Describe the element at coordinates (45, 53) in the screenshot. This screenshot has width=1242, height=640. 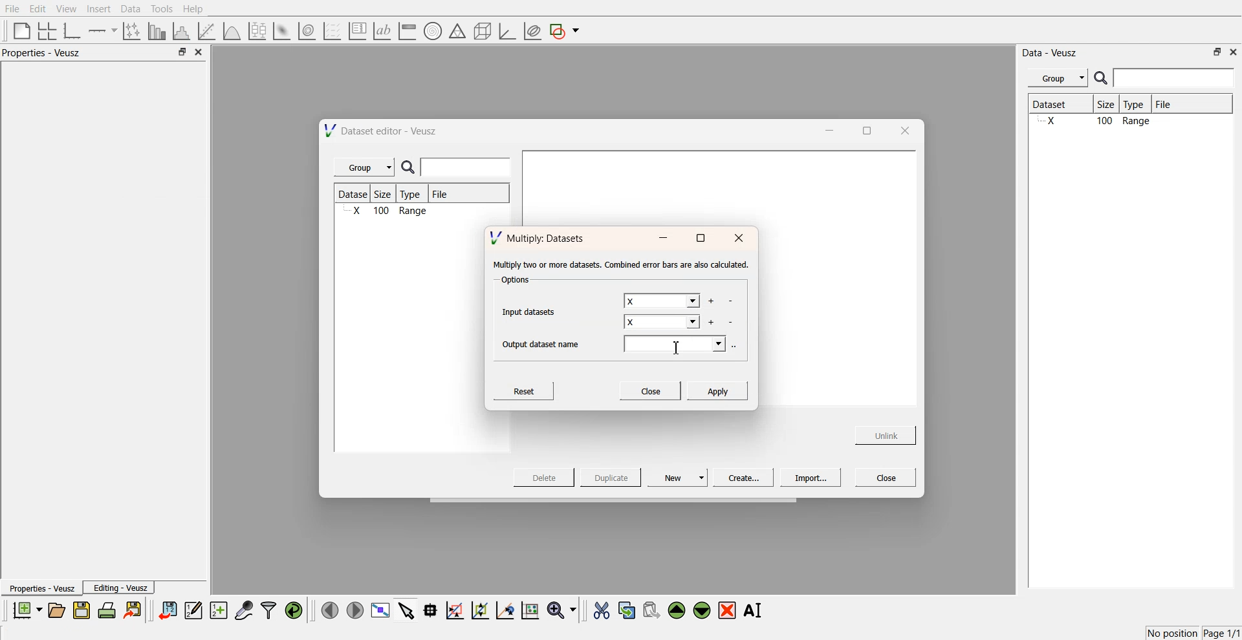
I see `Properties - Veusz` at that location.